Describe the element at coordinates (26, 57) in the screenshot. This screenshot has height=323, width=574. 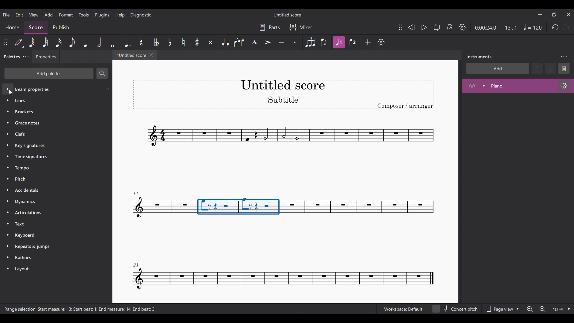
I see `More settings` at that location.